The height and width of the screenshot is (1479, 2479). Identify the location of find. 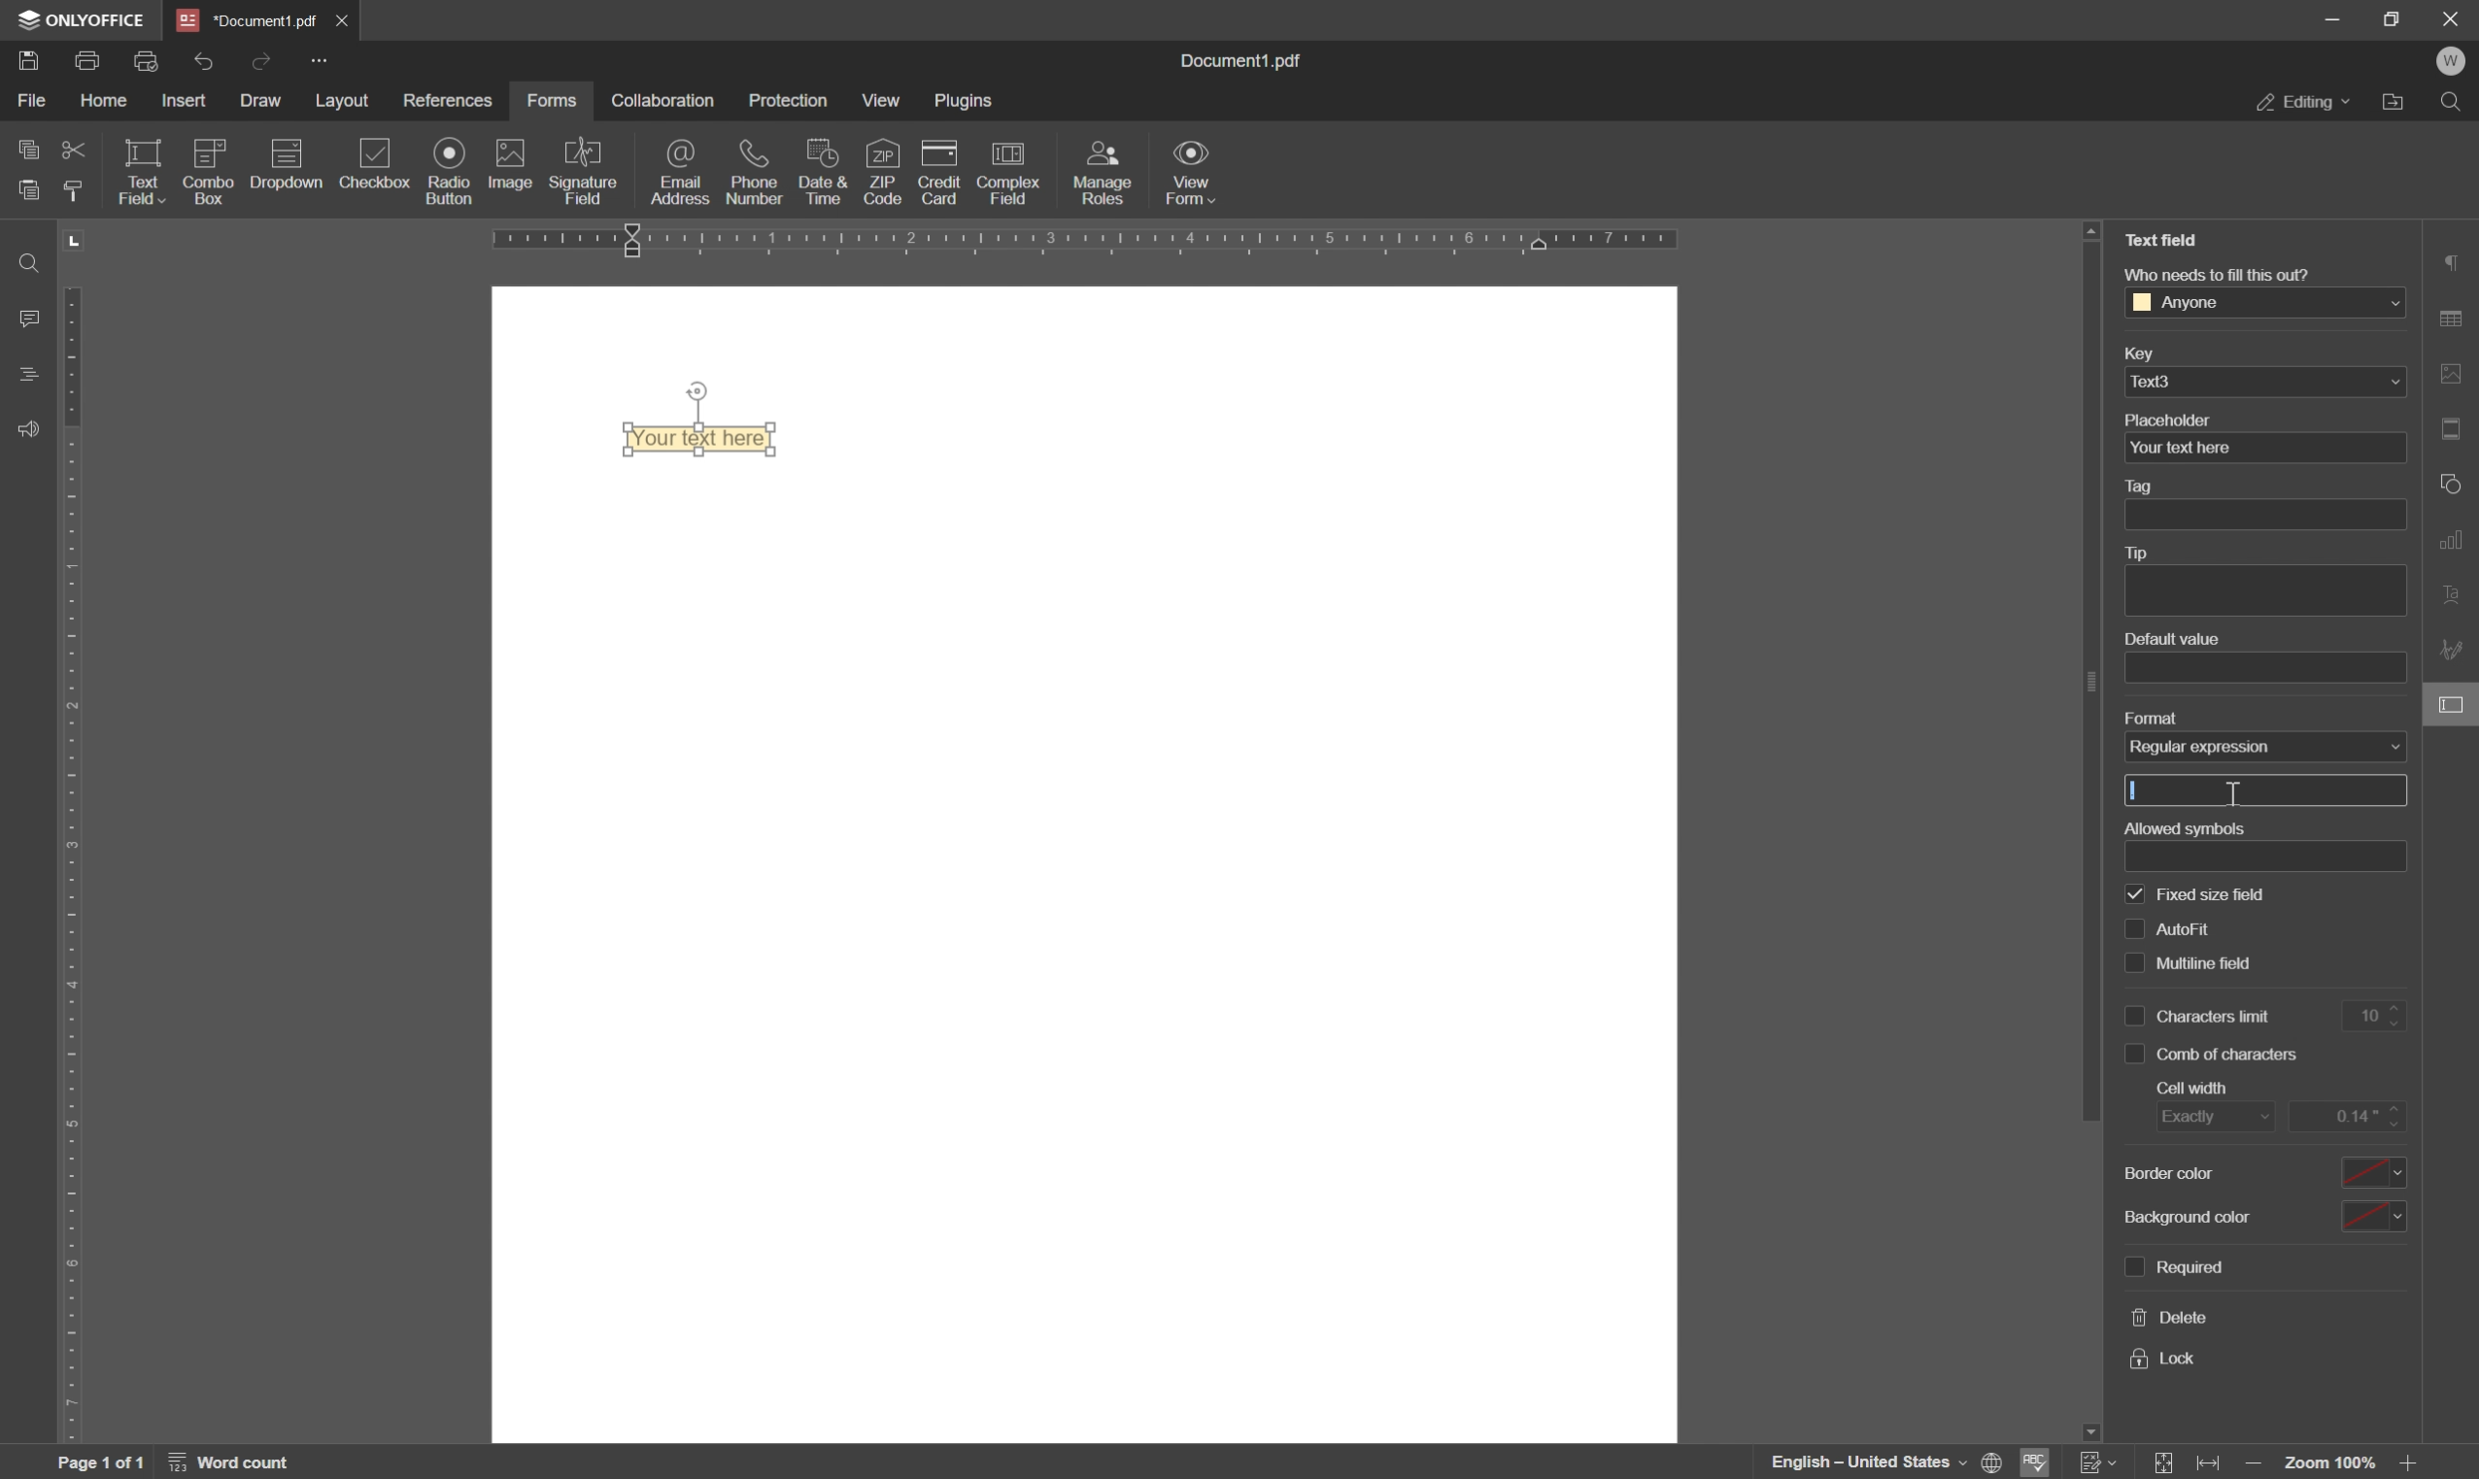
(2454, 101).